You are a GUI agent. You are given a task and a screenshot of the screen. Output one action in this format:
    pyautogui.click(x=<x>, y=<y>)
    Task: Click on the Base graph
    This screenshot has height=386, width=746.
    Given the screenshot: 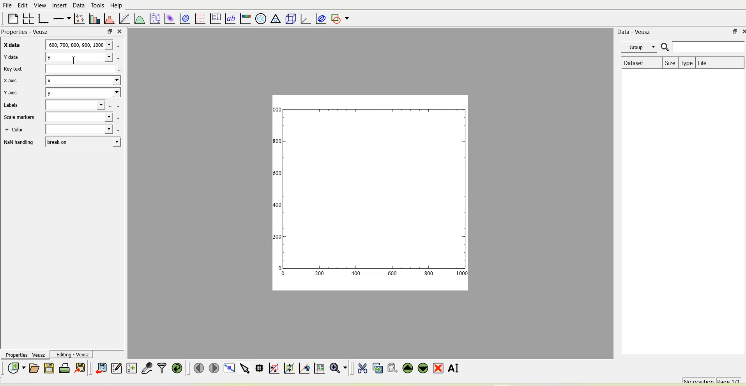 What is the action you would take?
    pyautogui.click(x=43, y=19)
    